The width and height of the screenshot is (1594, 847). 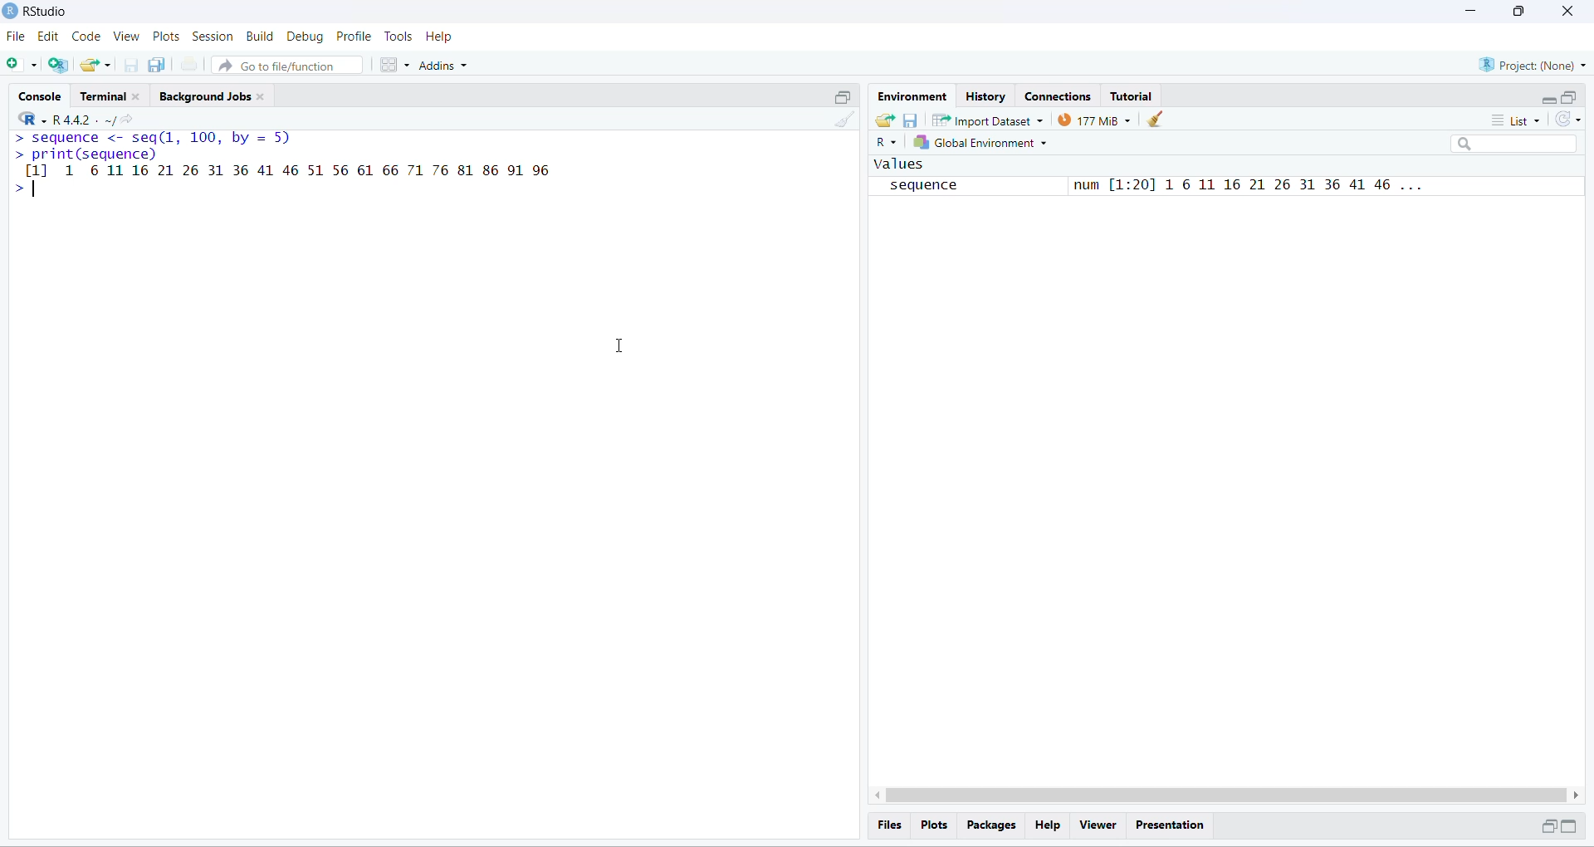 What do you see at coordinates (17, 37) in the screenshot?
I see `file` at bounding box center [17, 37].